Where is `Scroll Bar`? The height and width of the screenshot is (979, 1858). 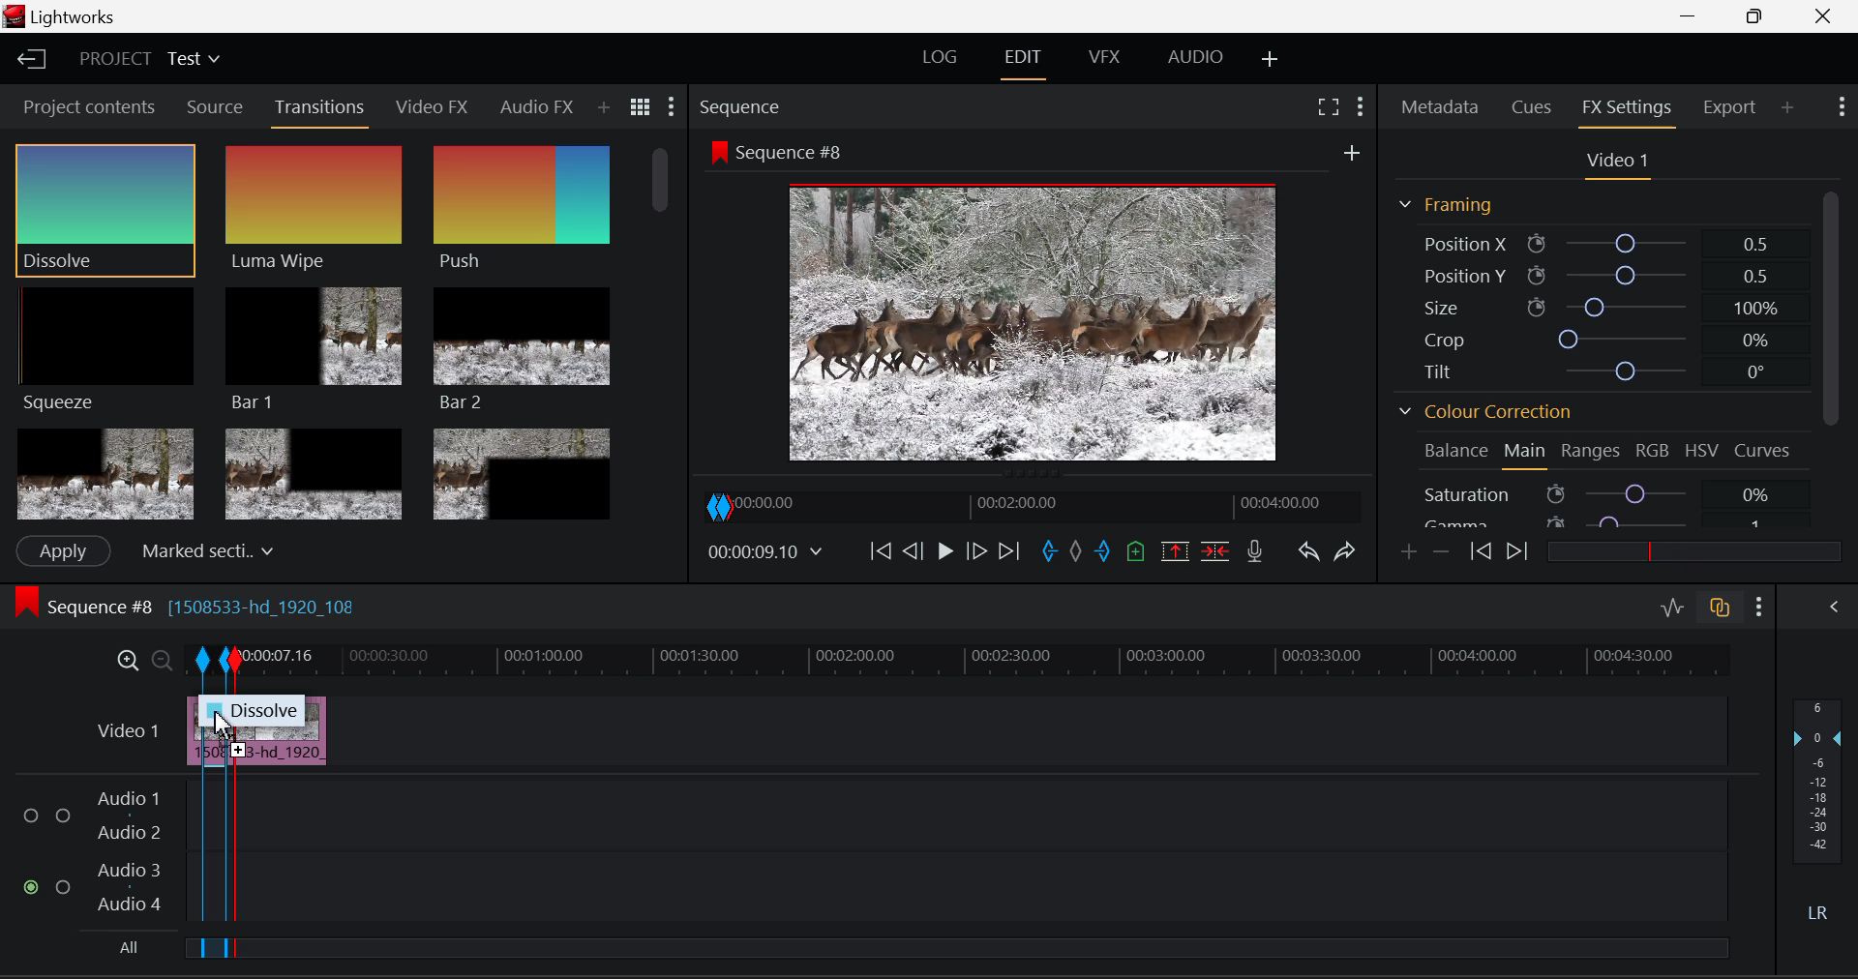 Scroll Bar is located at coordinates (1830, 360).